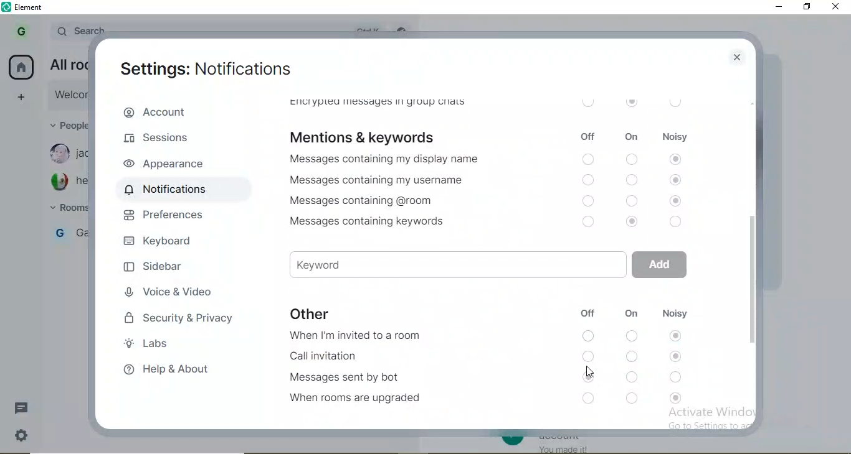 The height and width of the screenshot is (454, 851). What do you see at coordinates (590, 183) in the screenshot?
I see `switch off` at bounding box center [590, 183].